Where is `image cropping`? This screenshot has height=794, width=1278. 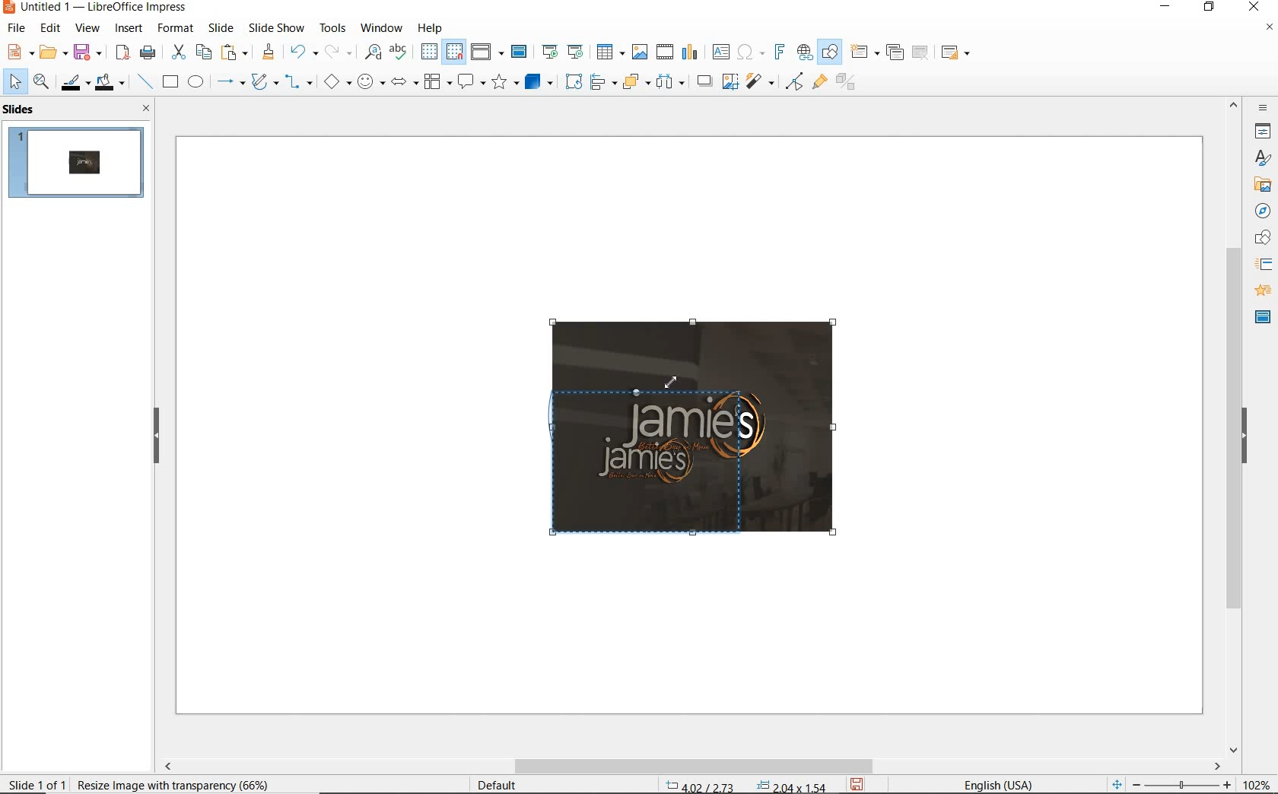 image cropping is located at coordinates (669, 463).